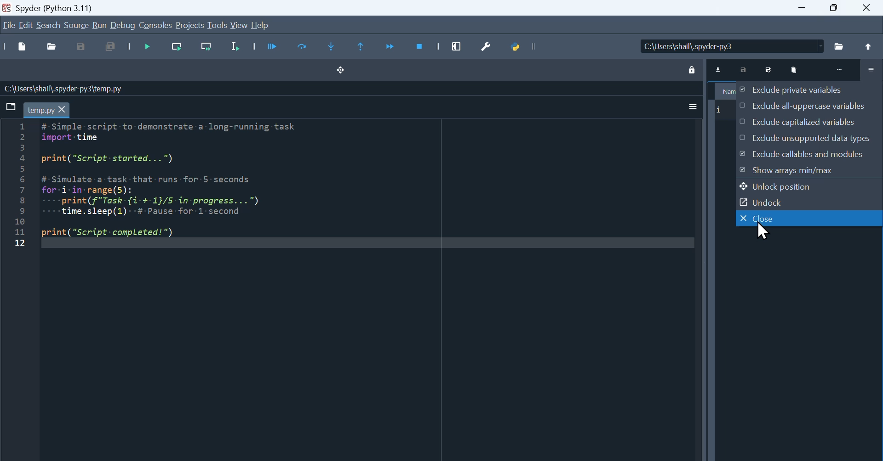 This screenshot has width=883, height=461. What do you see at coordinates (809, 153) in the screenshot?
I see `Exclude collable and modules` at bounding box center [809, 153].